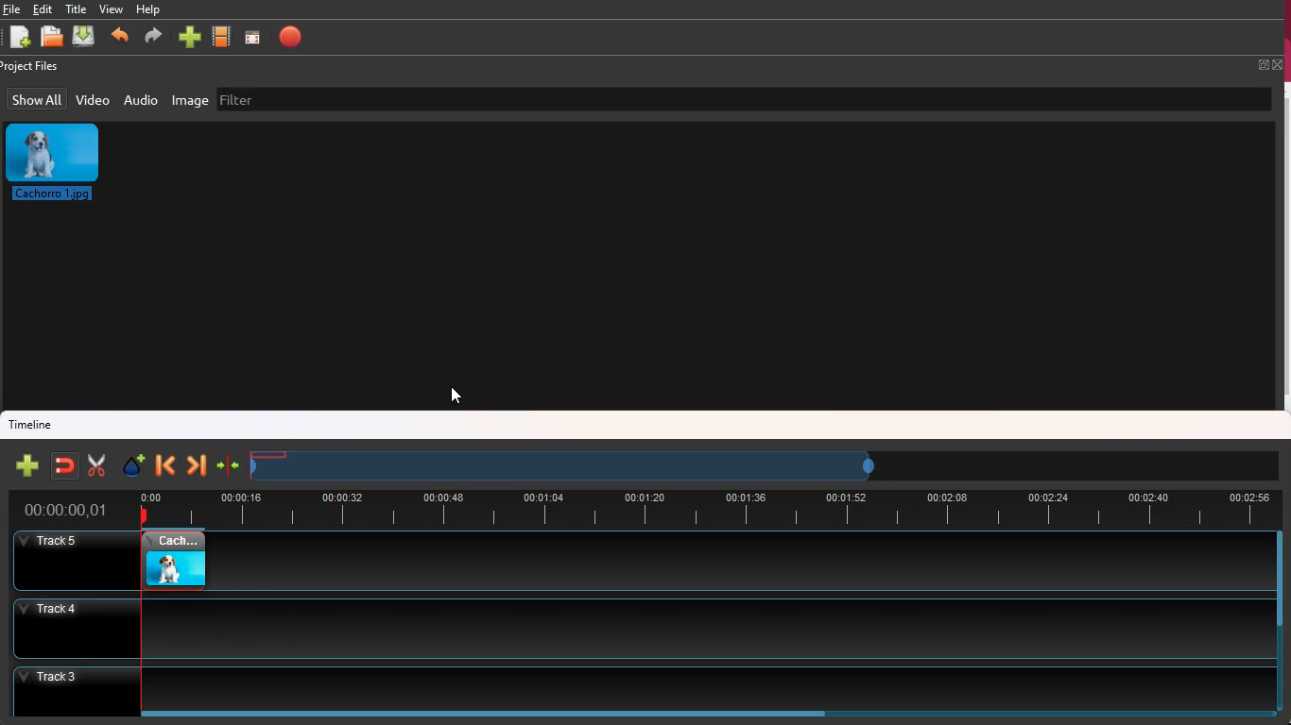 The image size is (1291, 725). I want to click on forward, so click(198, 463).